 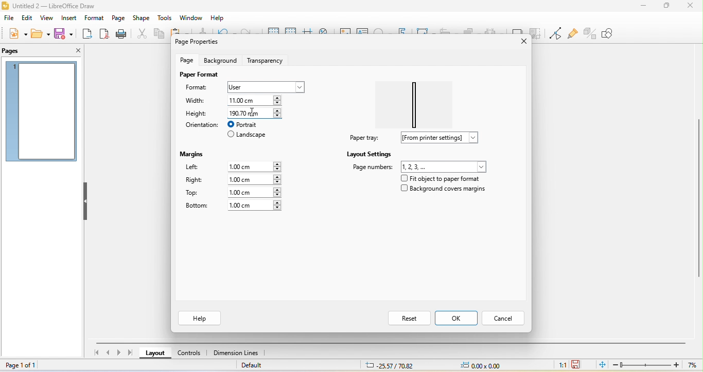 What do you see at coordinates (188, 60) in the screenshot?
I see `page` at bounding box center [188, 60].